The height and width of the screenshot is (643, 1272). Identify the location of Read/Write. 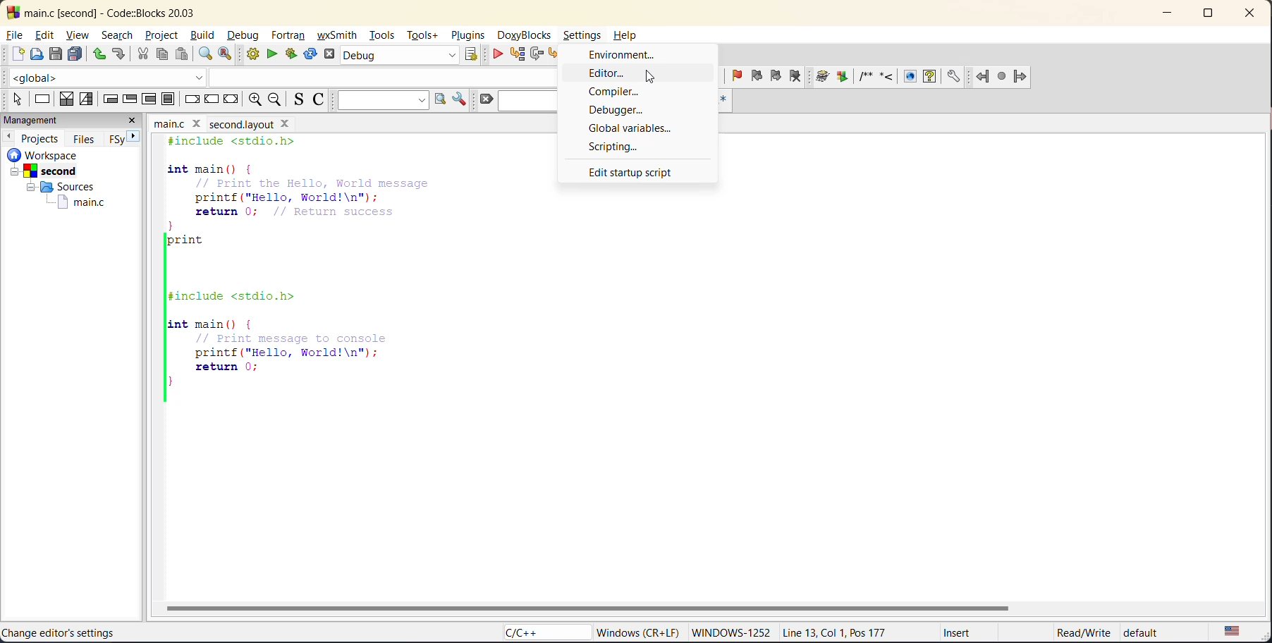
(1069, 632).